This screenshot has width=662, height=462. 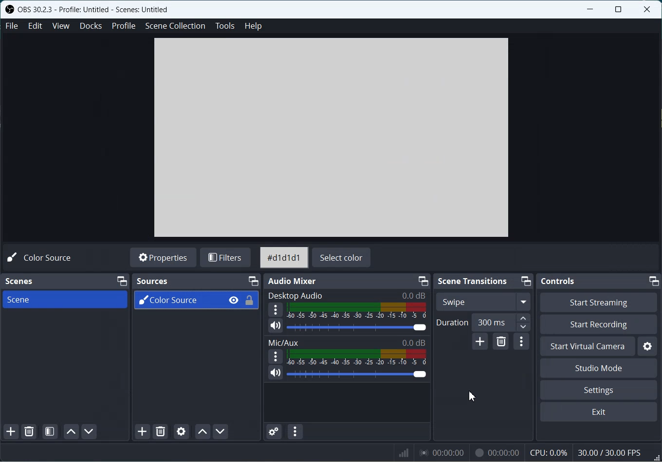 What do you see at coordinates (471, 395) in the screenshot?
I see `Cursor` at bounding box center [471, 395].